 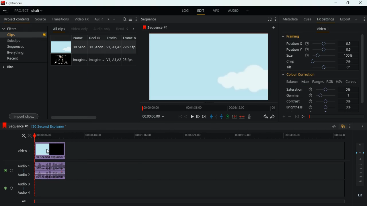 I want to click on project, so click(x=29, y=11).